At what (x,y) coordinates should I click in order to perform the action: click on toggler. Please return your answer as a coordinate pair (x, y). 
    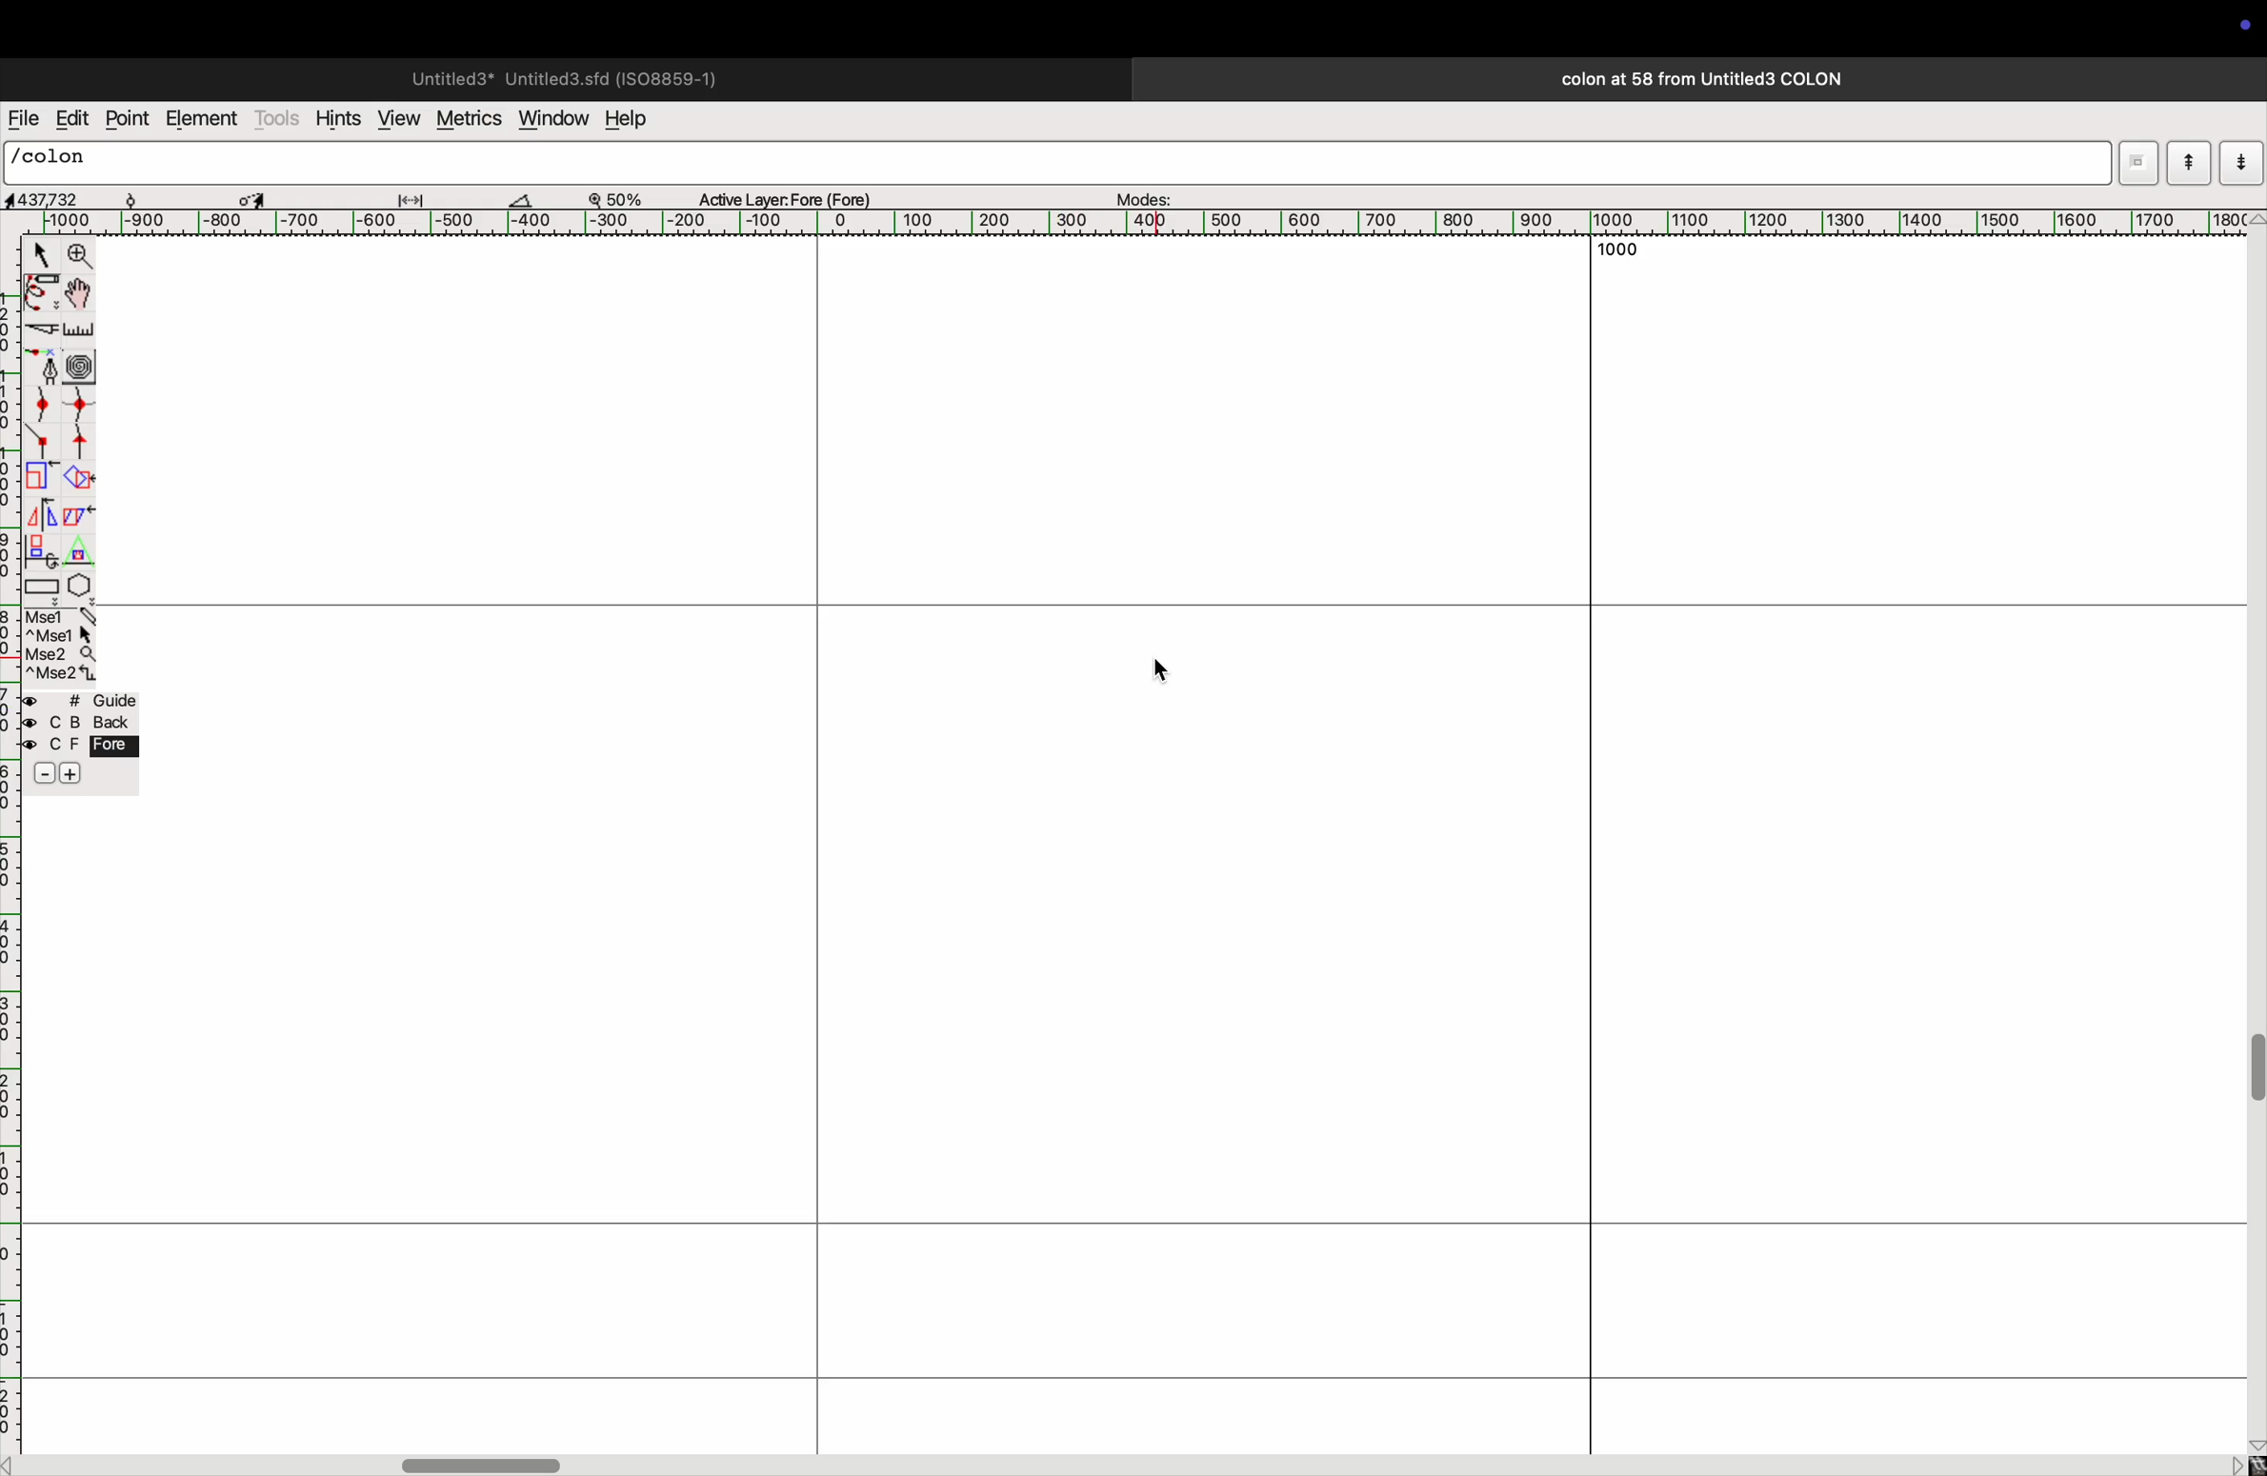
    Looking at the image, I should click on (481, 1465).